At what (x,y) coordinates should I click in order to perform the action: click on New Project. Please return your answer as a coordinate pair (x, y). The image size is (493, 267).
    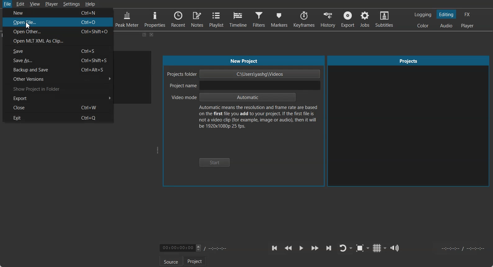
    Looking at the image, I should click on (243, 60).